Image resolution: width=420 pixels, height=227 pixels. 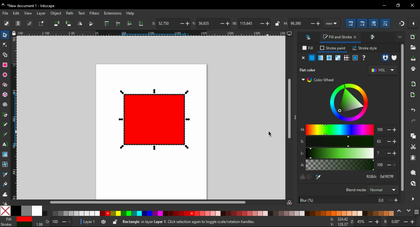 What do you see at coordinates (347, 58) in the screenshot?
I see `pattern` at bounding box center [347, 58].